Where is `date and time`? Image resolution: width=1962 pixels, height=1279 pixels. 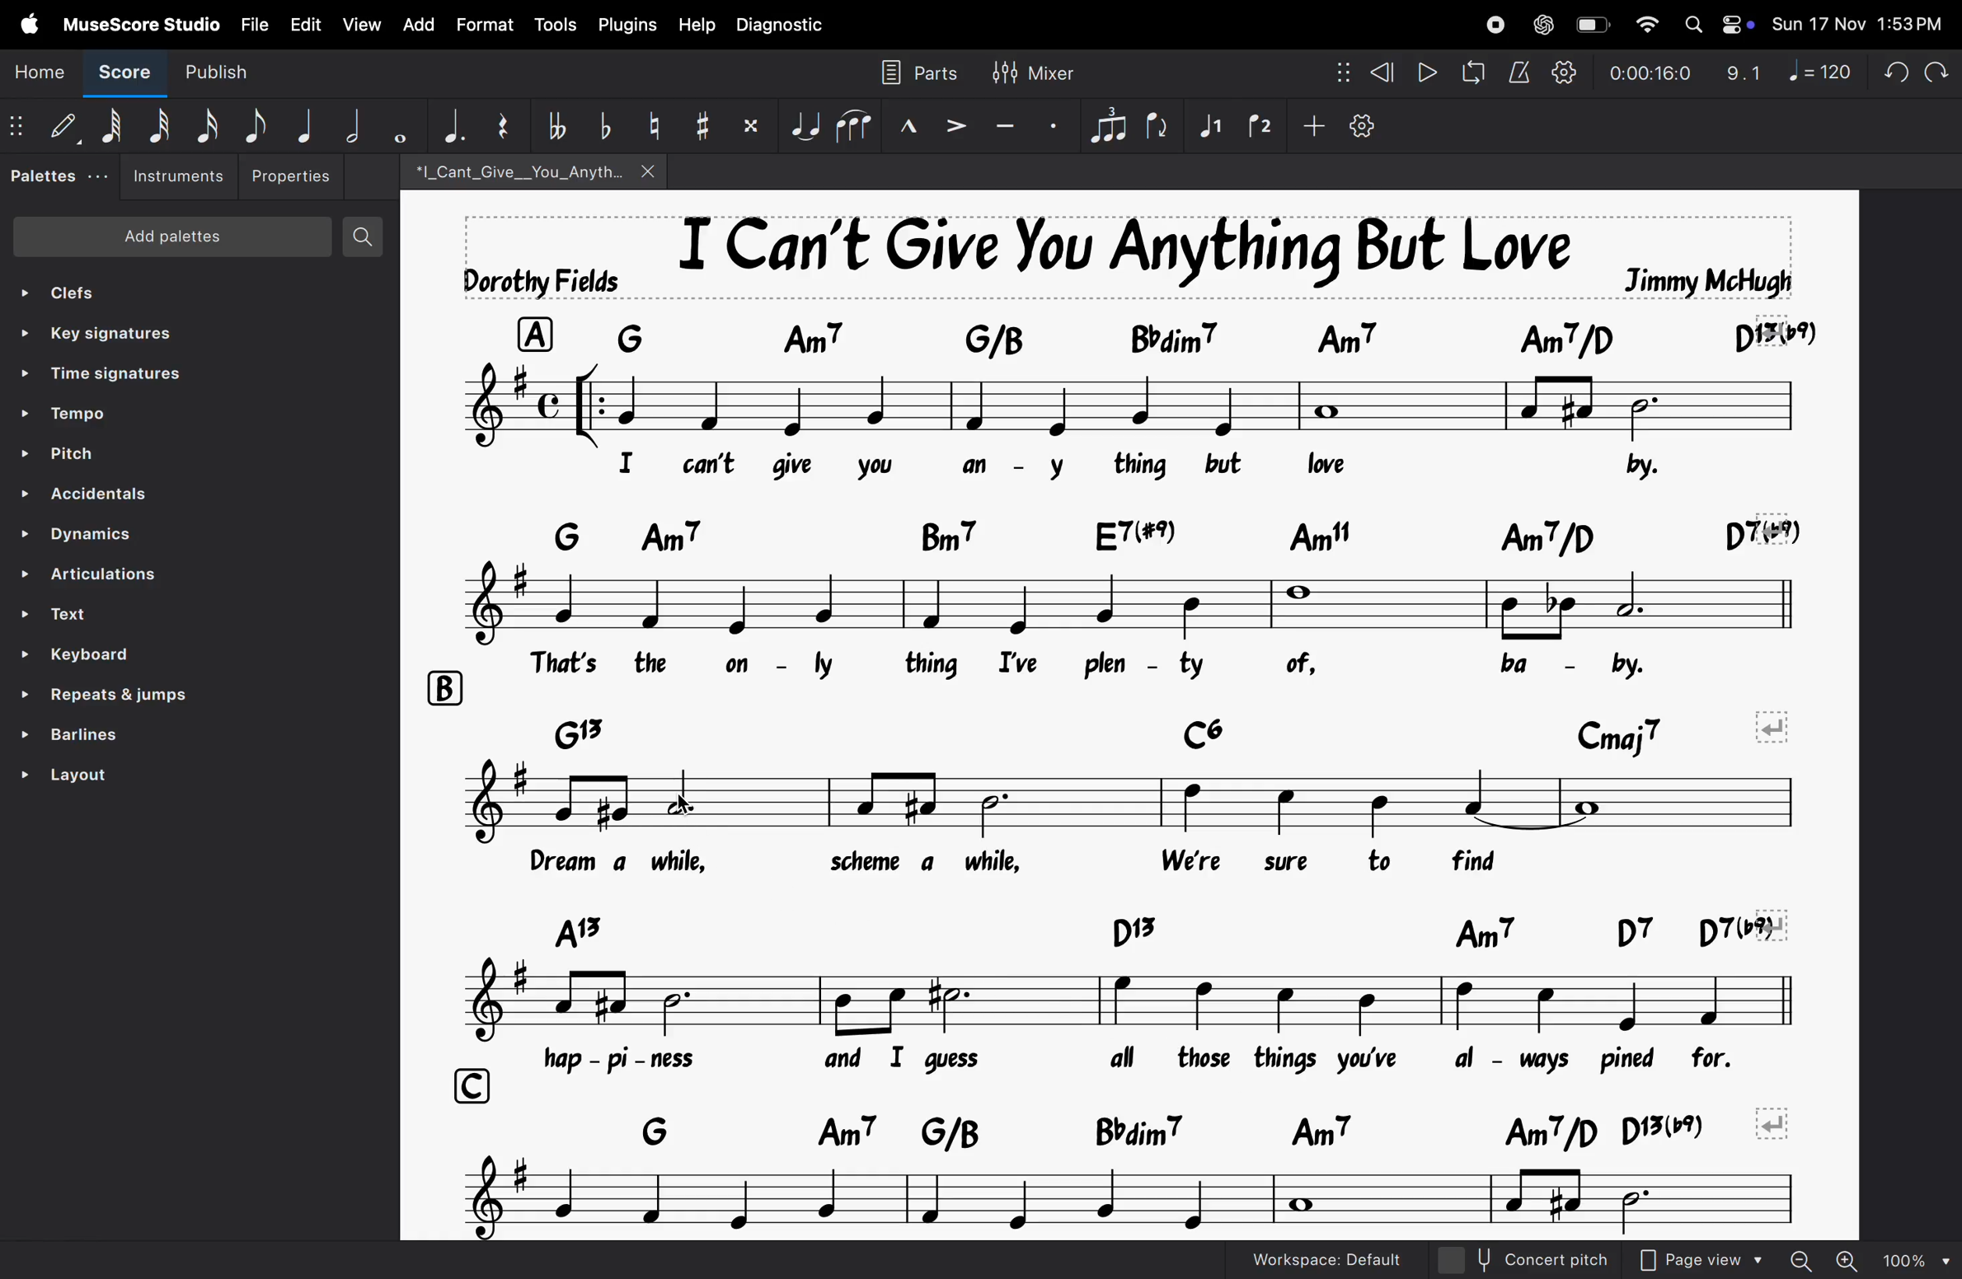 date and time is located at coordinates (1862, 20).